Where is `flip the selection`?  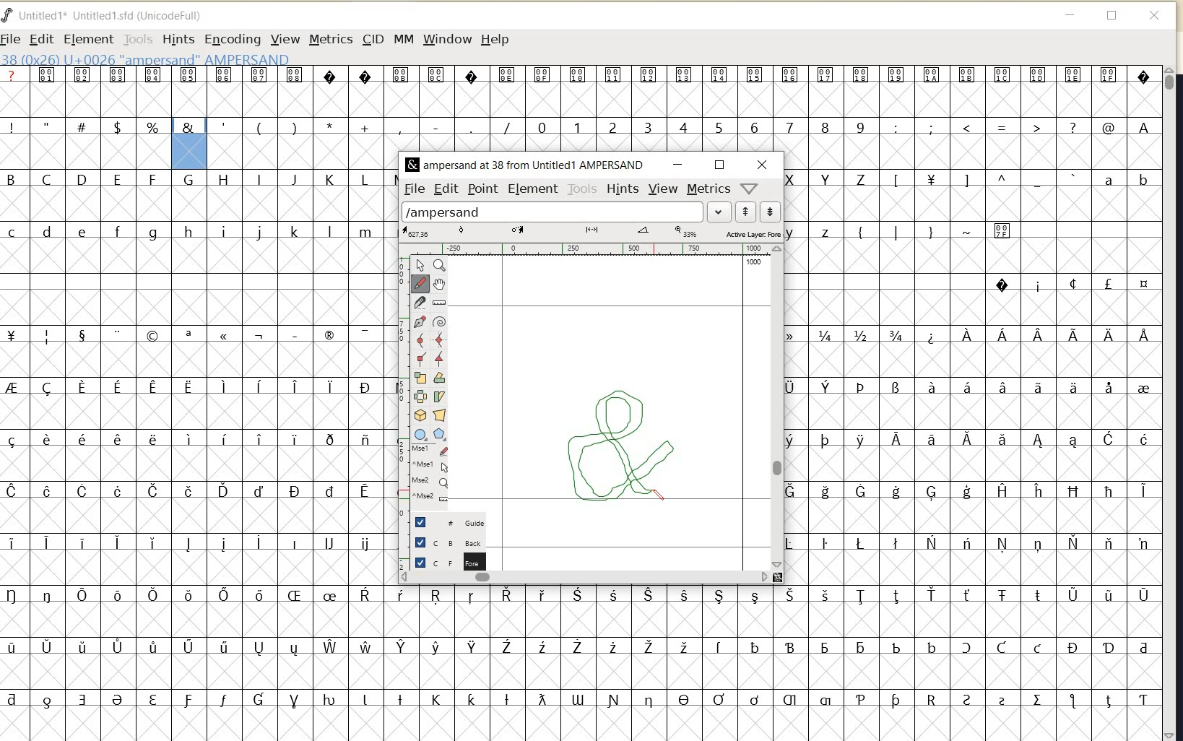
flip the selection is located at coordinates (420, 396).